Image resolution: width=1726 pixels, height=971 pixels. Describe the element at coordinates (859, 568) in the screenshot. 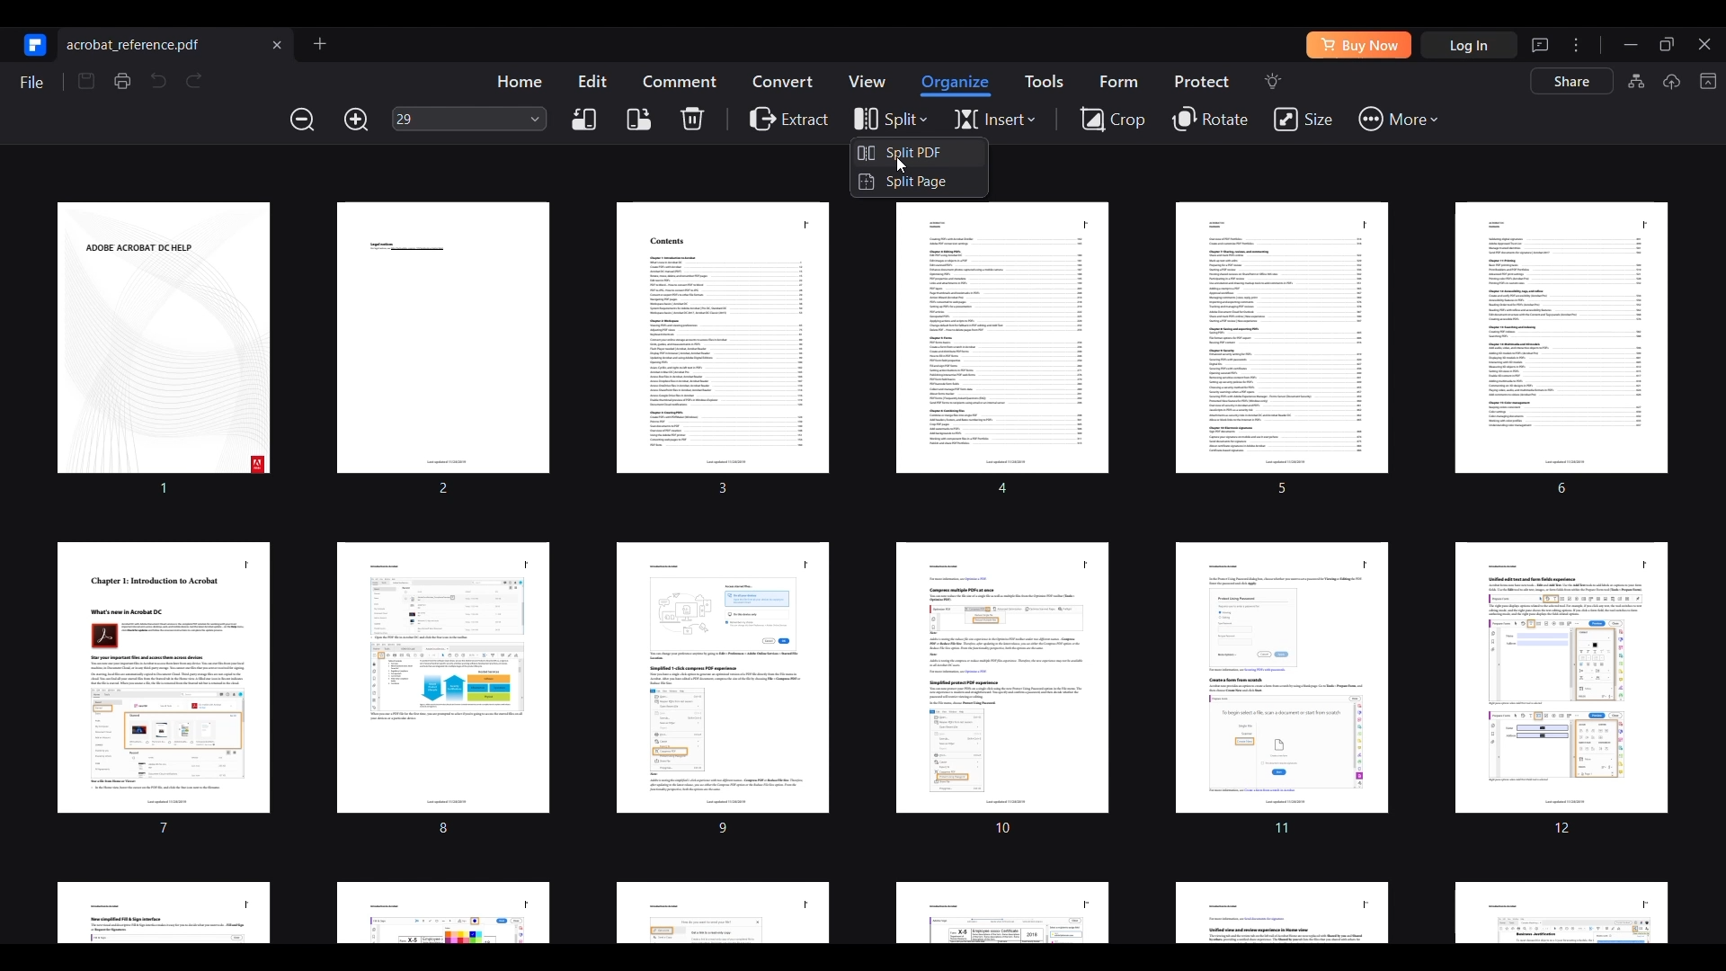

I see `View of PDF pages along with numbering under Organize menu` at that location.